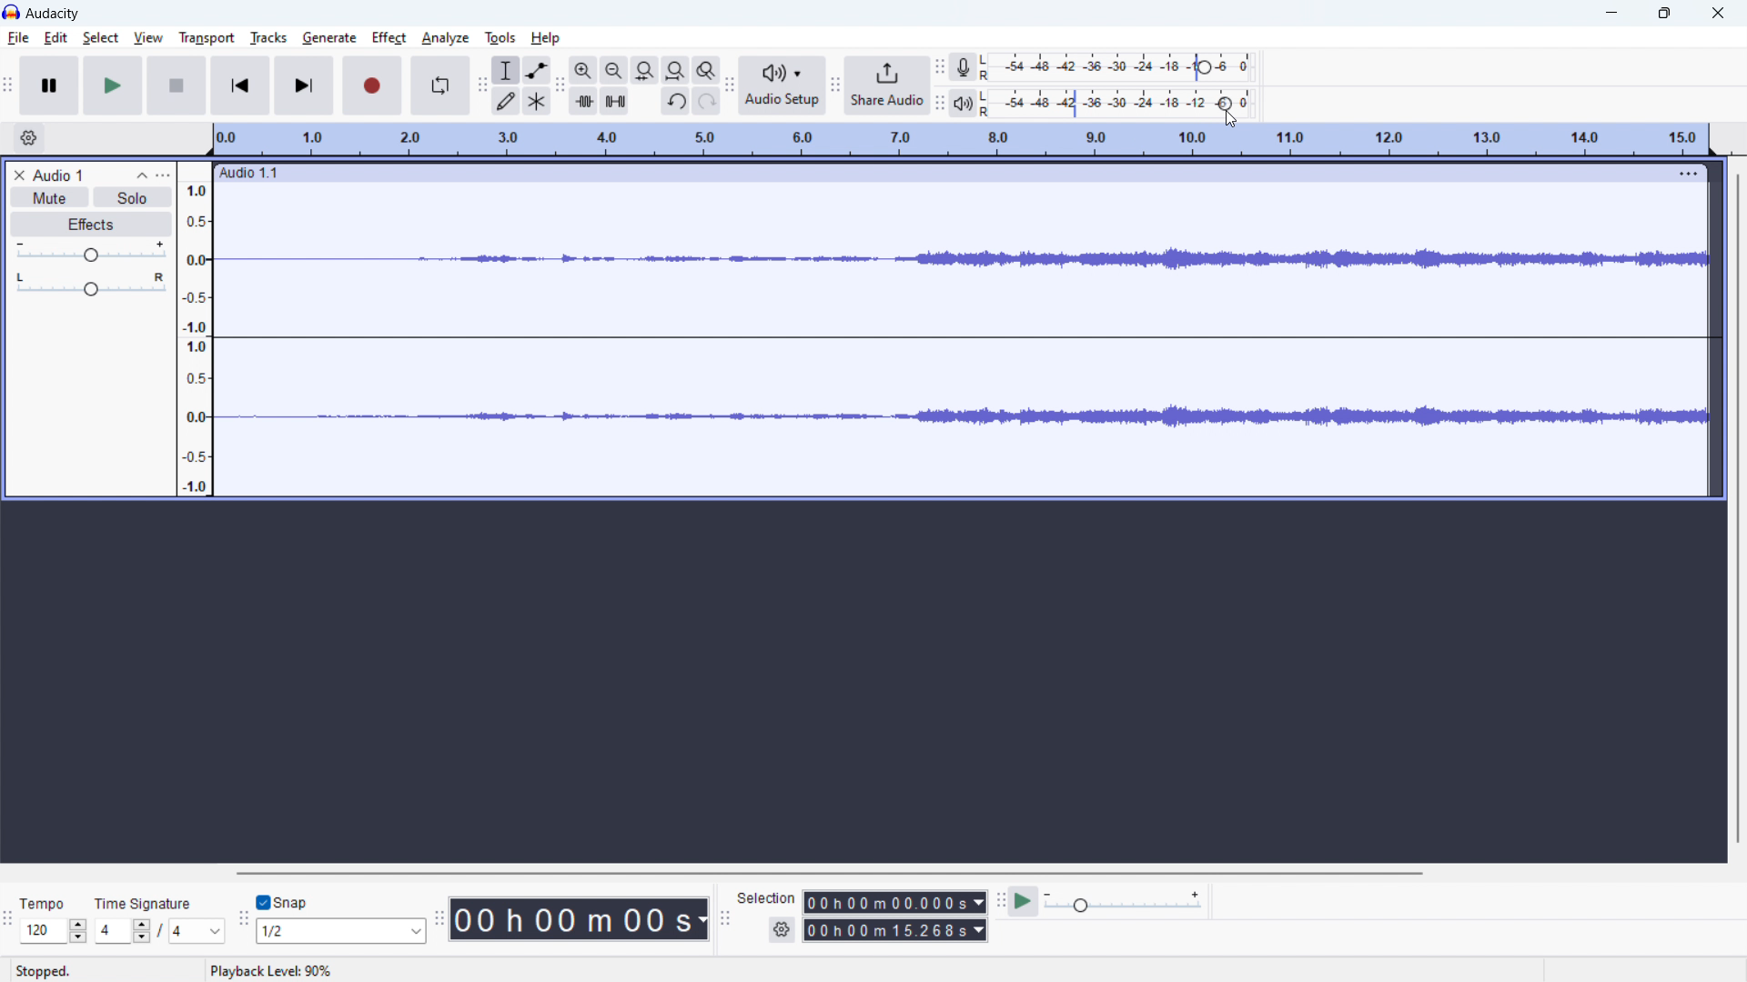  Describe the element at coordinates (237, 85) in the screenshot. I see `skip to start` at that location.